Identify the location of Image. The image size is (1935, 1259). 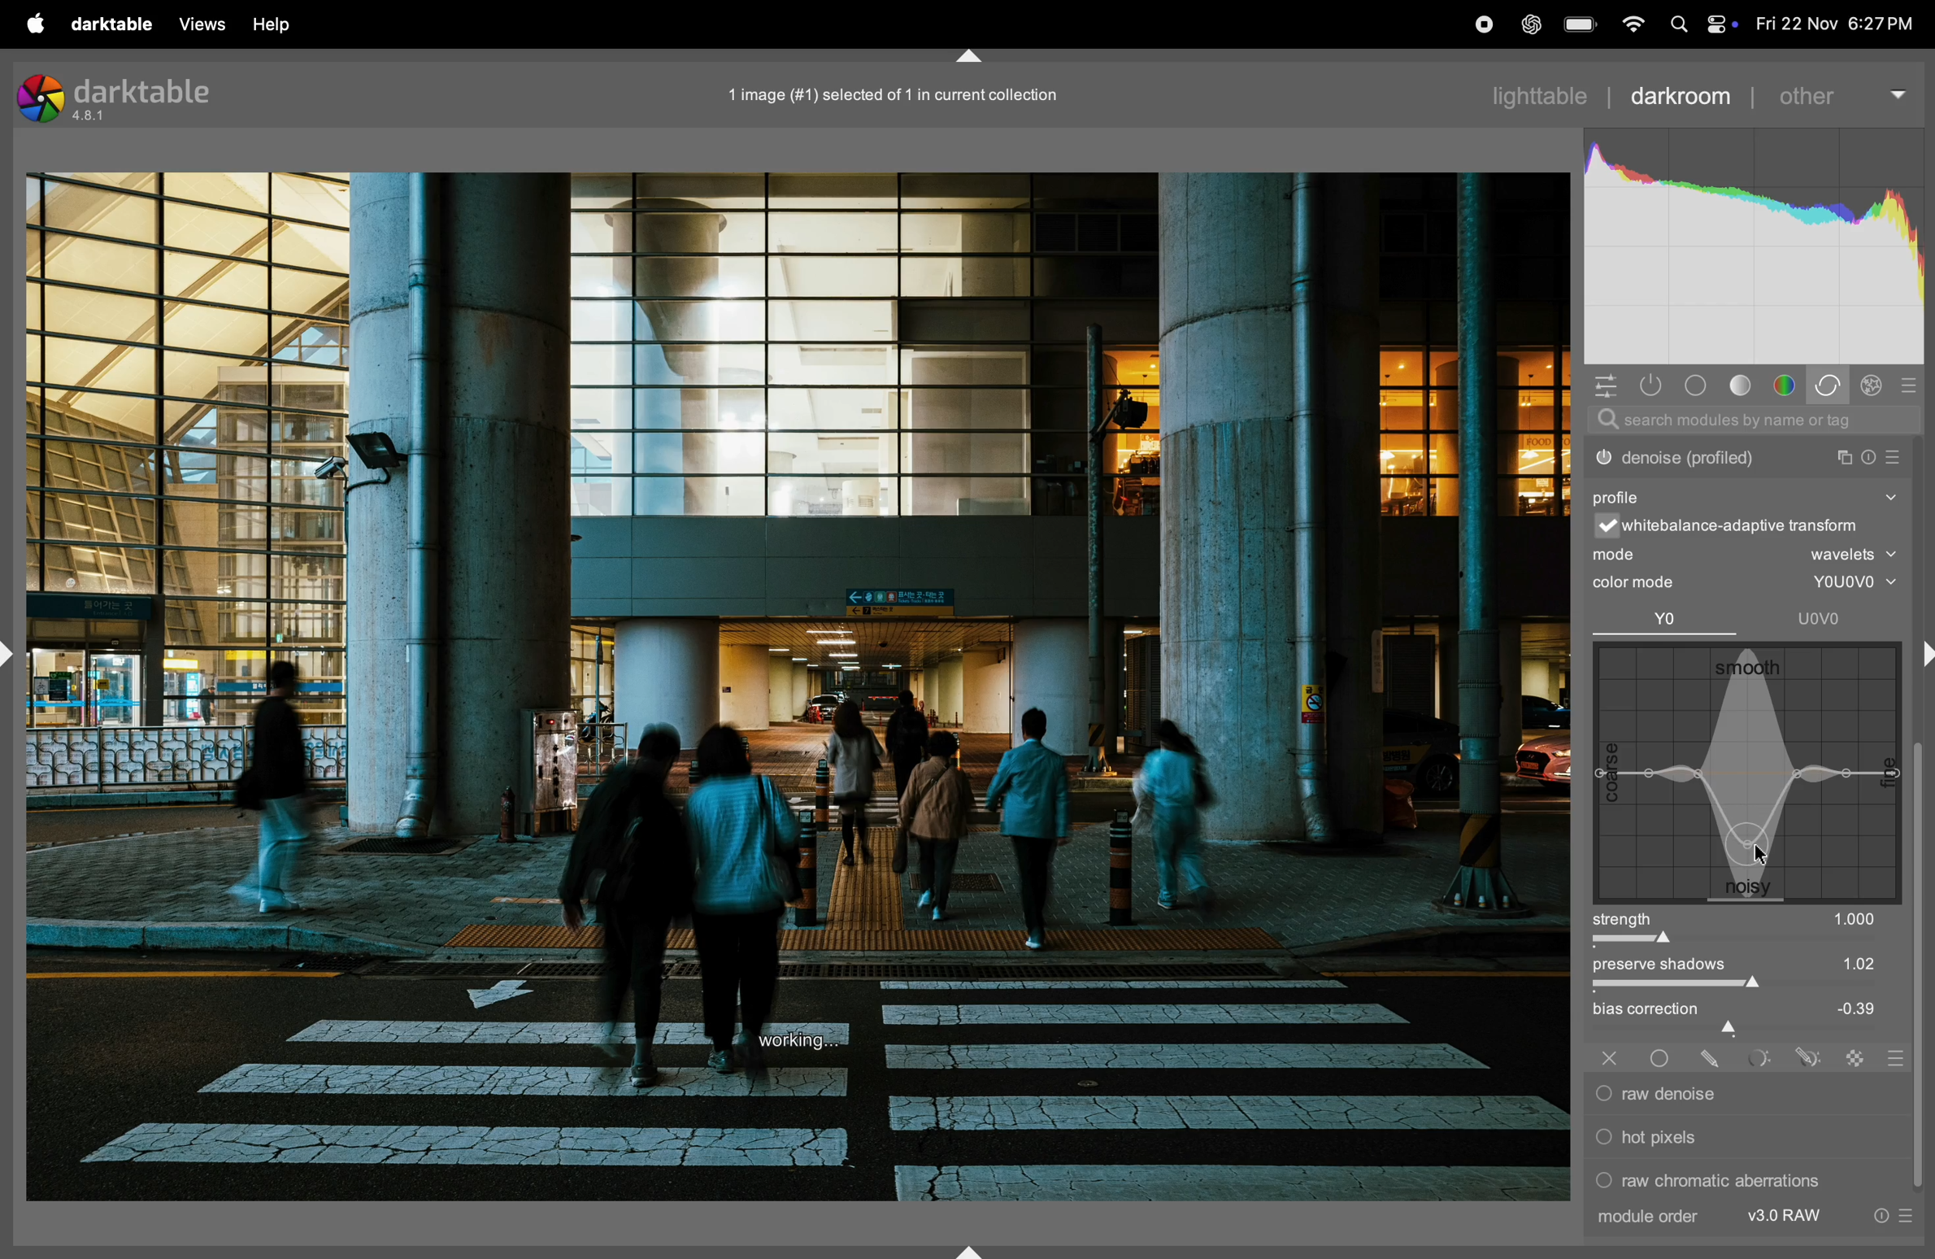
(798, 688).